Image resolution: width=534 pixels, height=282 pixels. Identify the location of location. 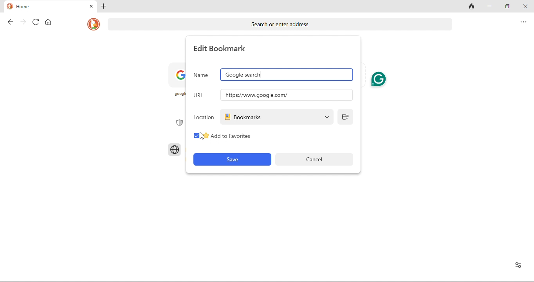
(204, 116).